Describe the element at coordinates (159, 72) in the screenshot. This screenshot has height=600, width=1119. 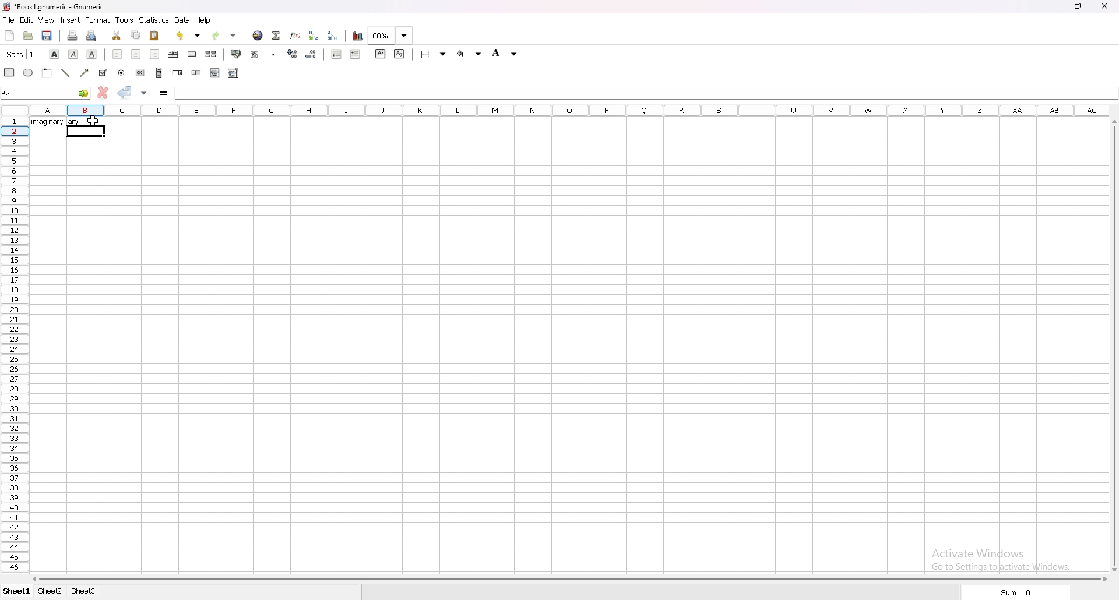
I see `scroll bar` at that location.